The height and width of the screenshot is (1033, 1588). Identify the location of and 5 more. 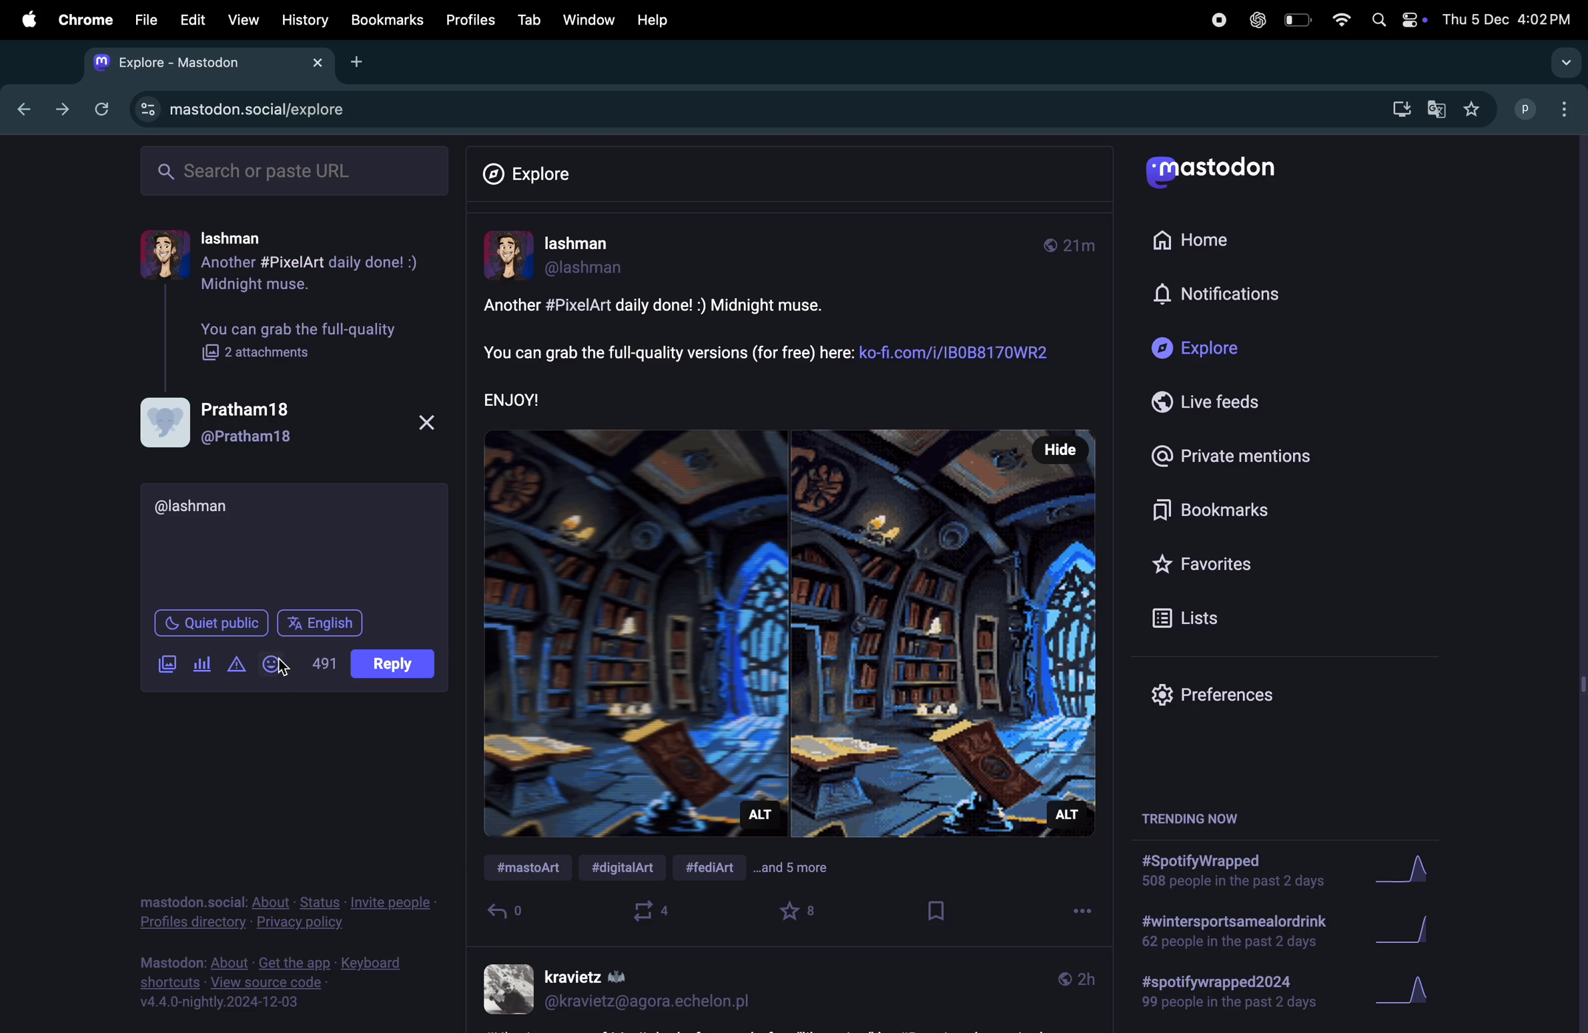
(804, 872).